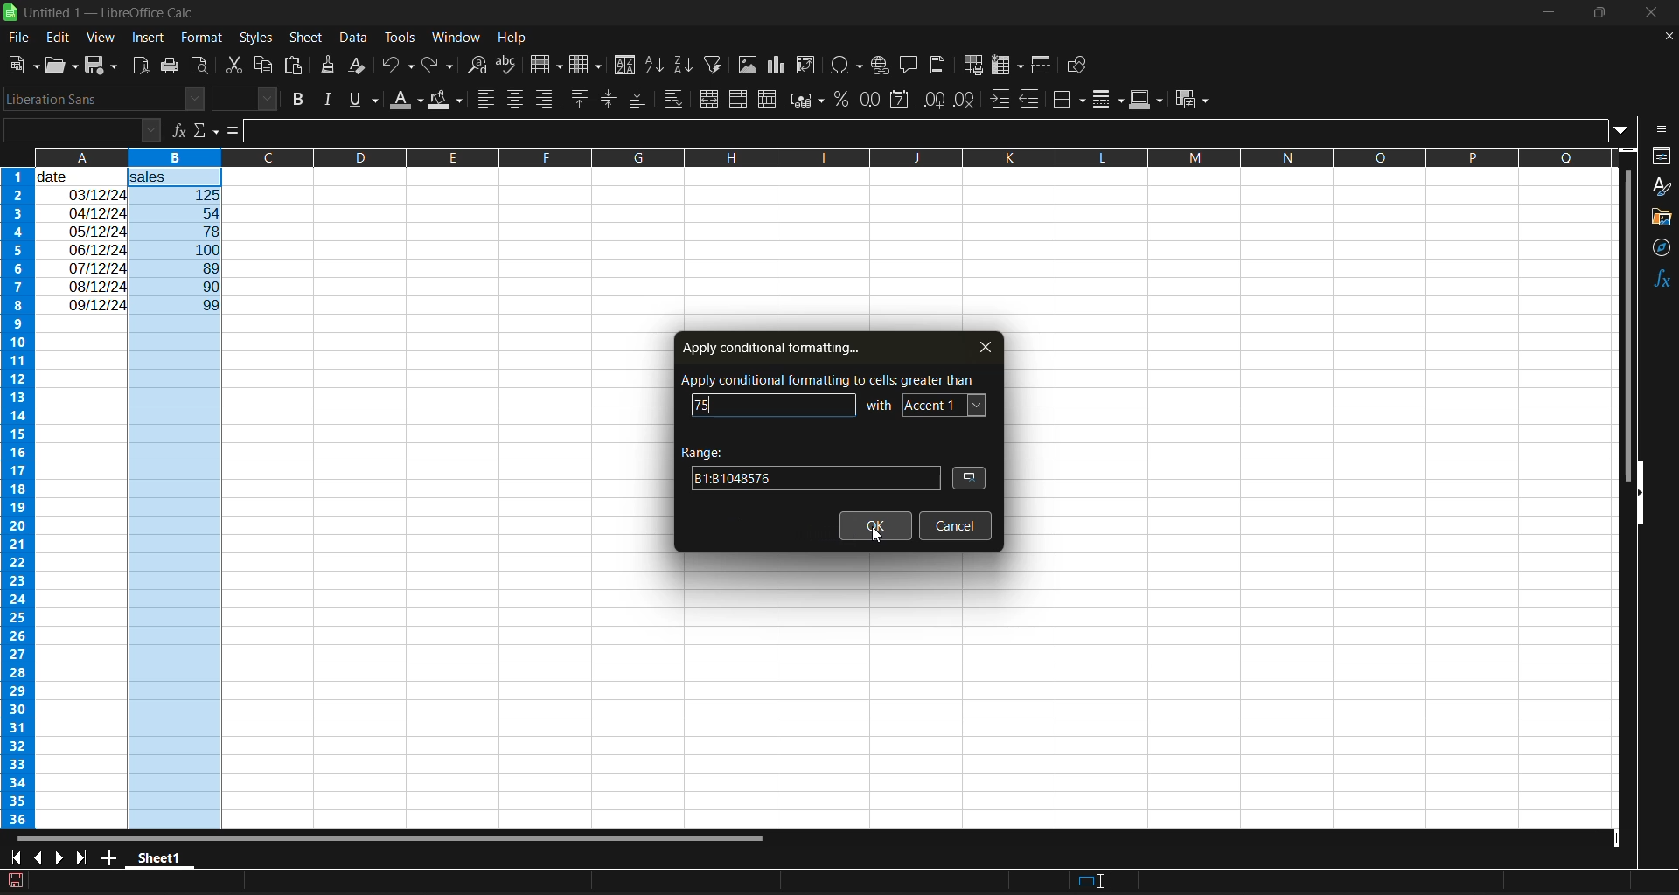 Image resolution: width=1679 pixels, height=895 pixels. What do you see at coordinates (482, 67) in the screenshot?
I see `find and replace` at bounding box center [482, 67].